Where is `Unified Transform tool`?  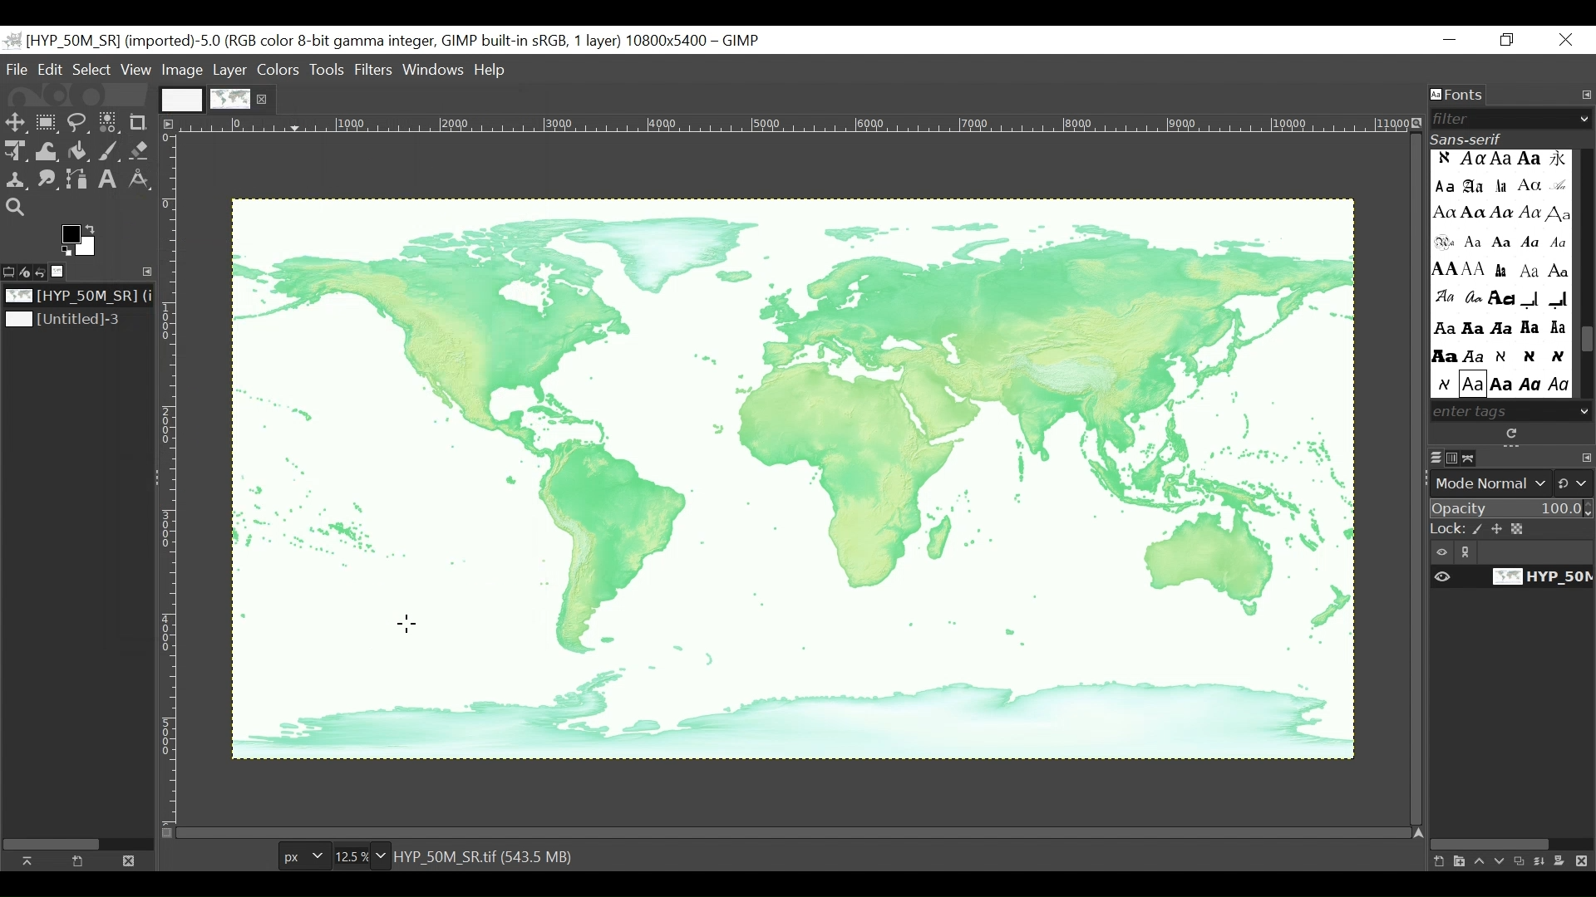 Unified Transform tool is located at coordinates (13, 150).